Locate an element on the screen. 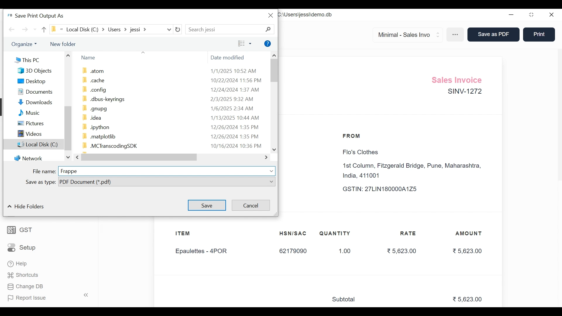  .matplotlib is located at coordinates (99, 137).